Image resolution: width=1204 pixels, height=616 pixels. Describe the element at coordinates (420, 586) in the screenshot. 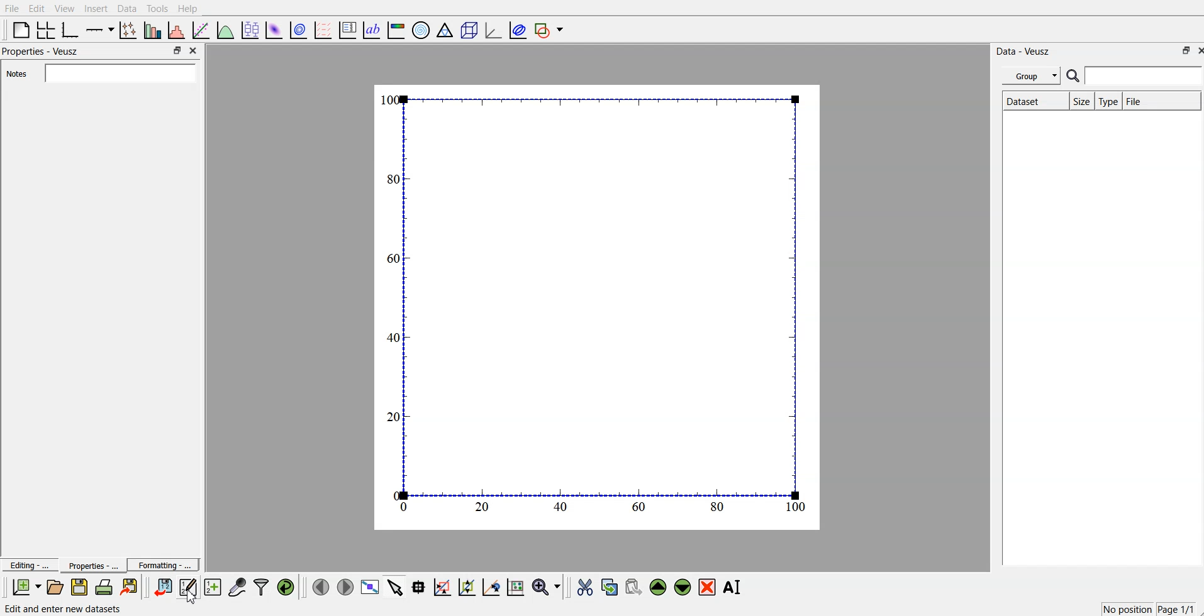

I see `read data point on the graph` at that location.